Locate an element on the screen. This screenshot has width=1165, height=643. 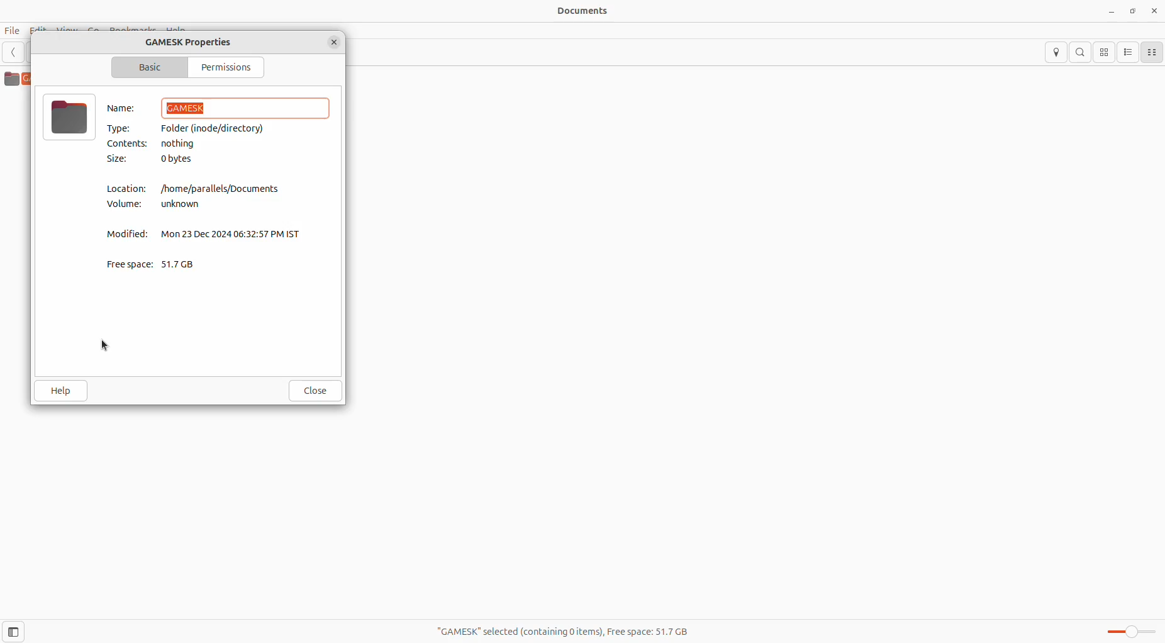
Volume: is located at coordinates (125, 206).